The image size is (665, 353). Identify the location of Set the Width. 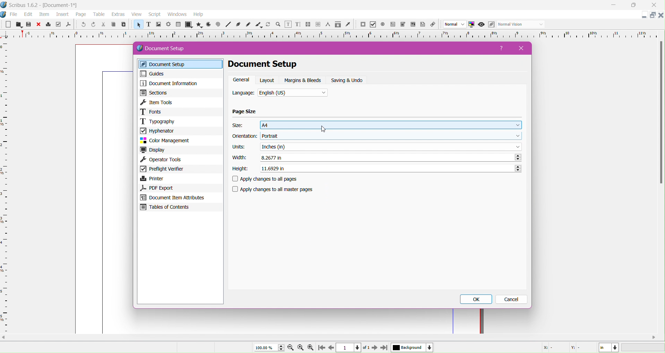
(391, 157).